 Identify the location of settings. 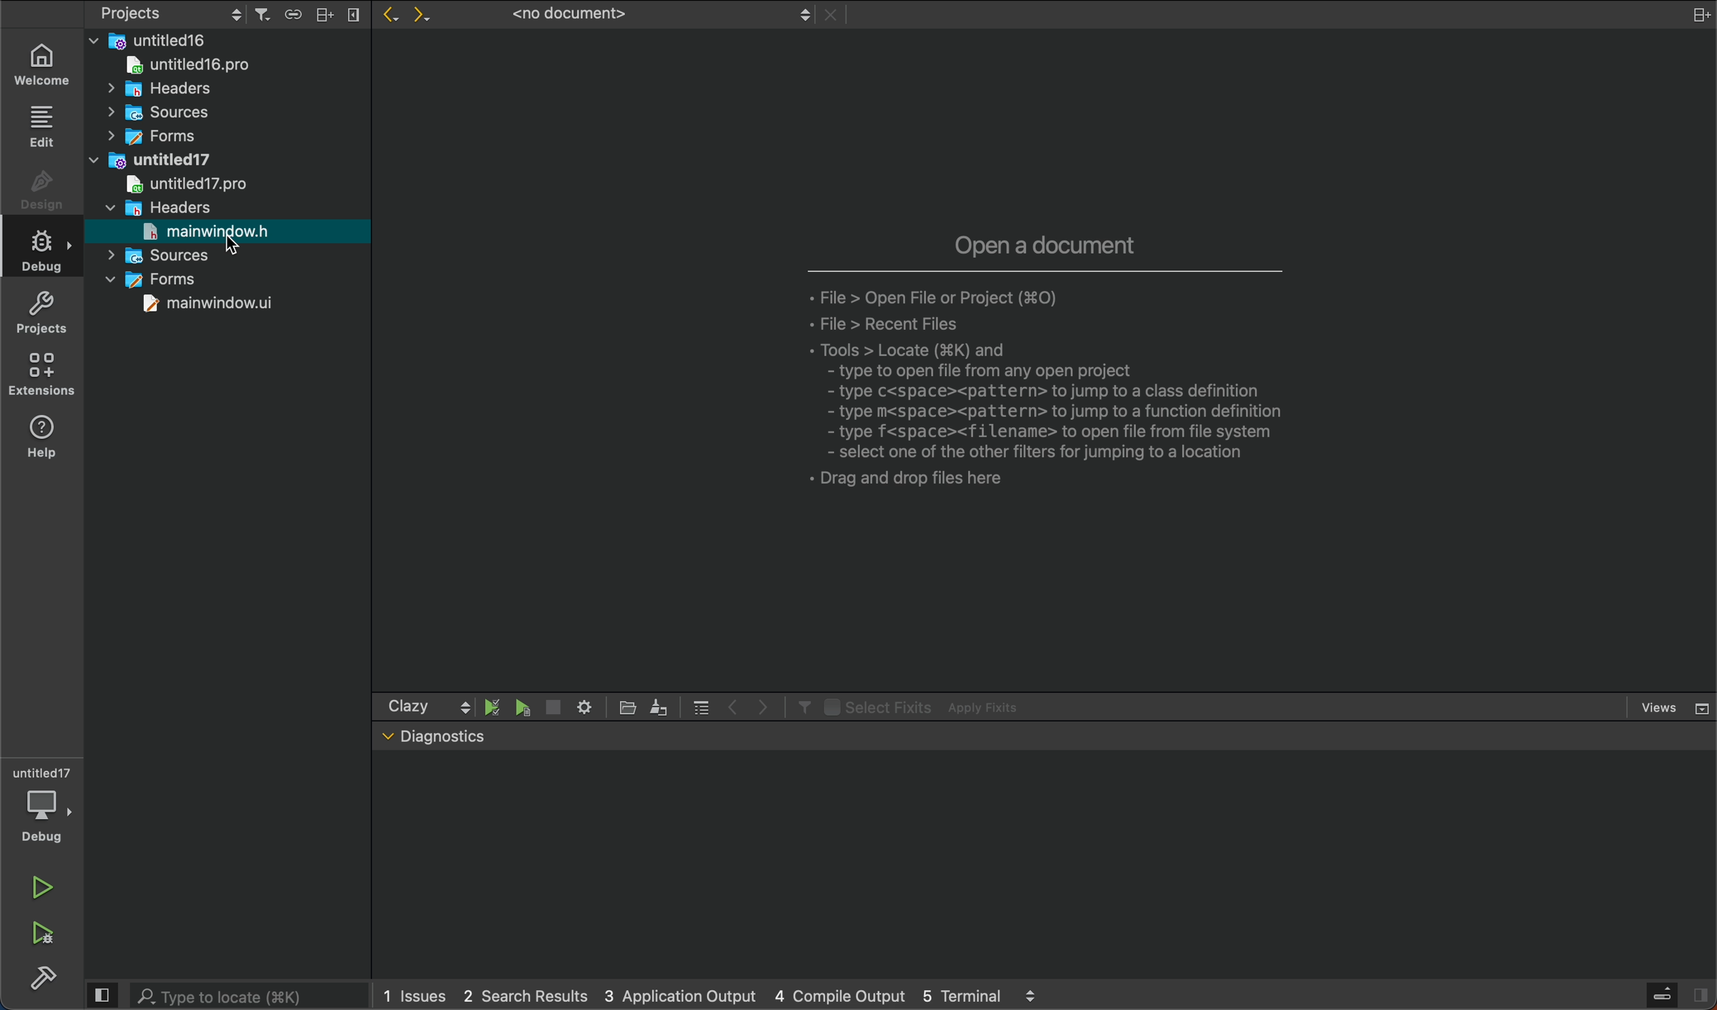
(583, 705).